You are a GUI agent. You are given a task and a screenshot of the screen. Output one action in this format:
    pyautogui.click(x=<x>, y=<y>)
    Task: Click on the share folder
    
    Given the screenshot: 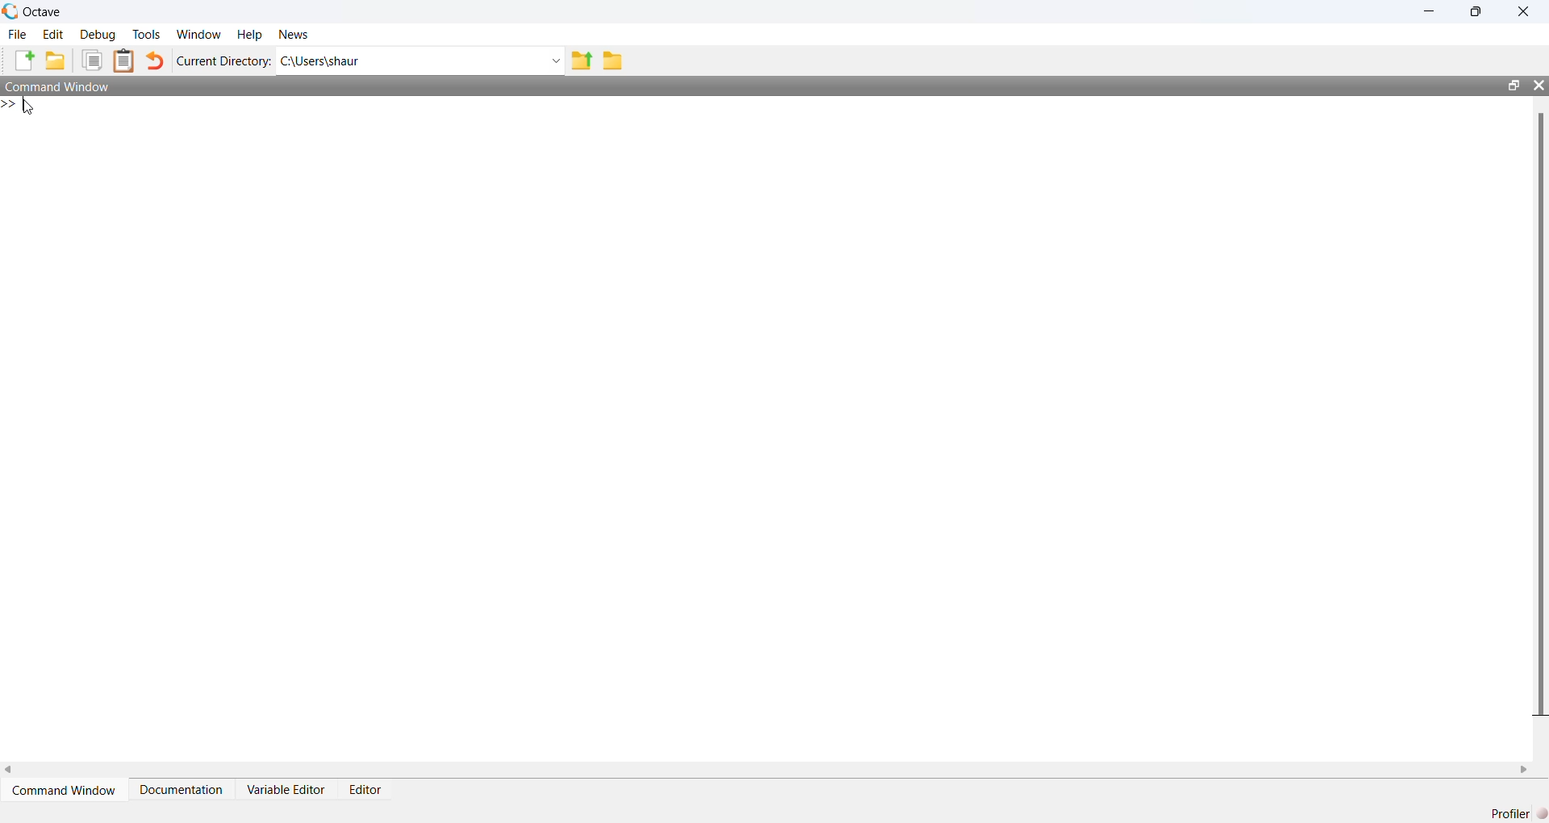 What is the action you would take?
    pyautogui.click(x=581, y=61)
    